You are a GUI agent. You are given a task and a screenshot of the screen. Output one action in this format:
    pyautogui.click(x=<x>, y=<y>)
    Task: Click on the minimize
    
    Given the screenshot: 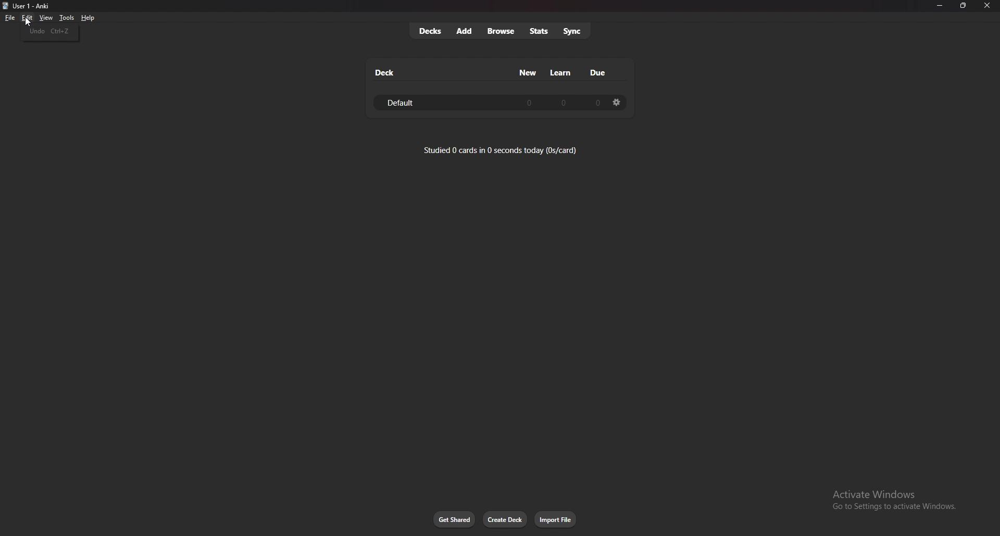 What is the action you would take?
    pyautogui.click(x=939, y=6)
    